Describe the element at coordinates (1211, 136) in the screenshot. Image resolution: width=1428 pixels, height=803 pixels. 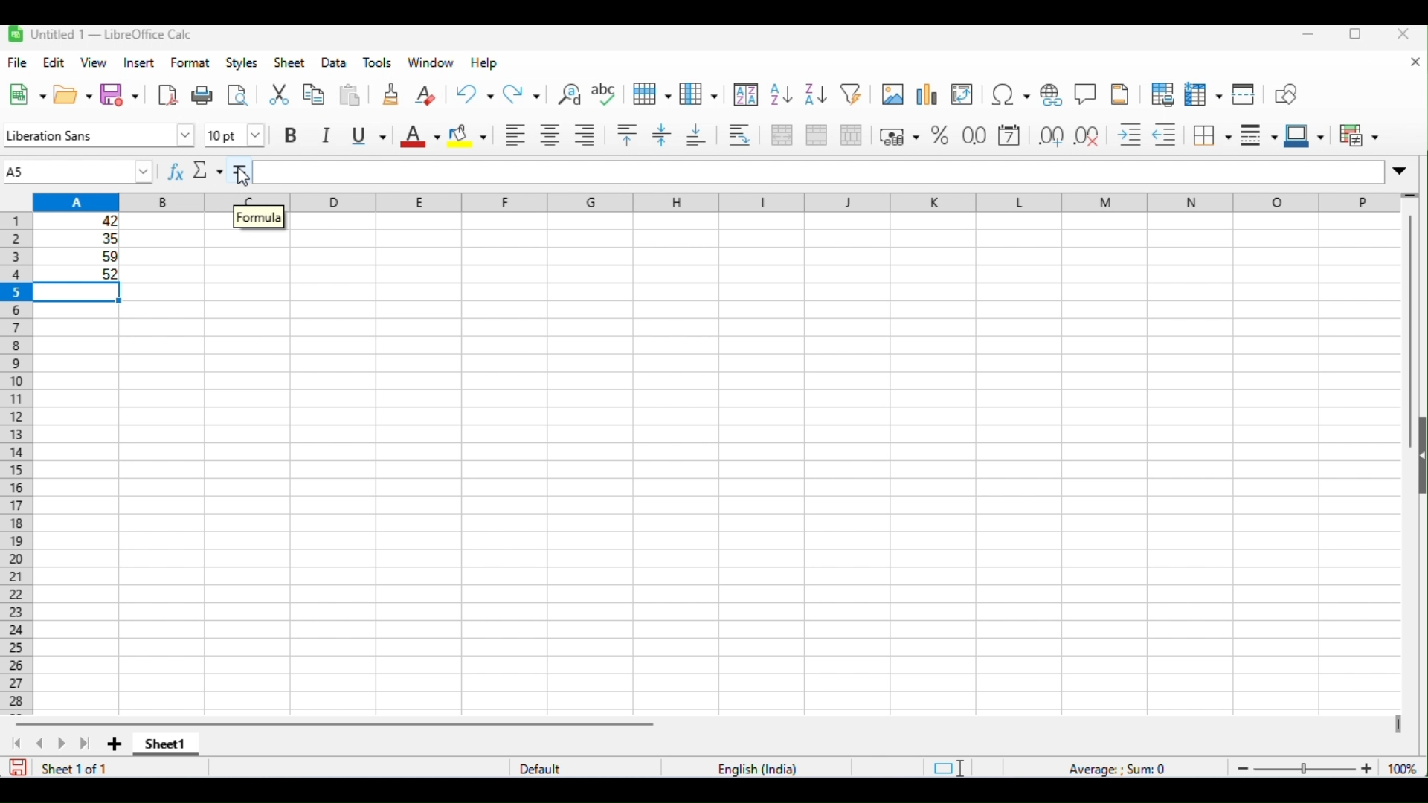
I see `border` at that location.